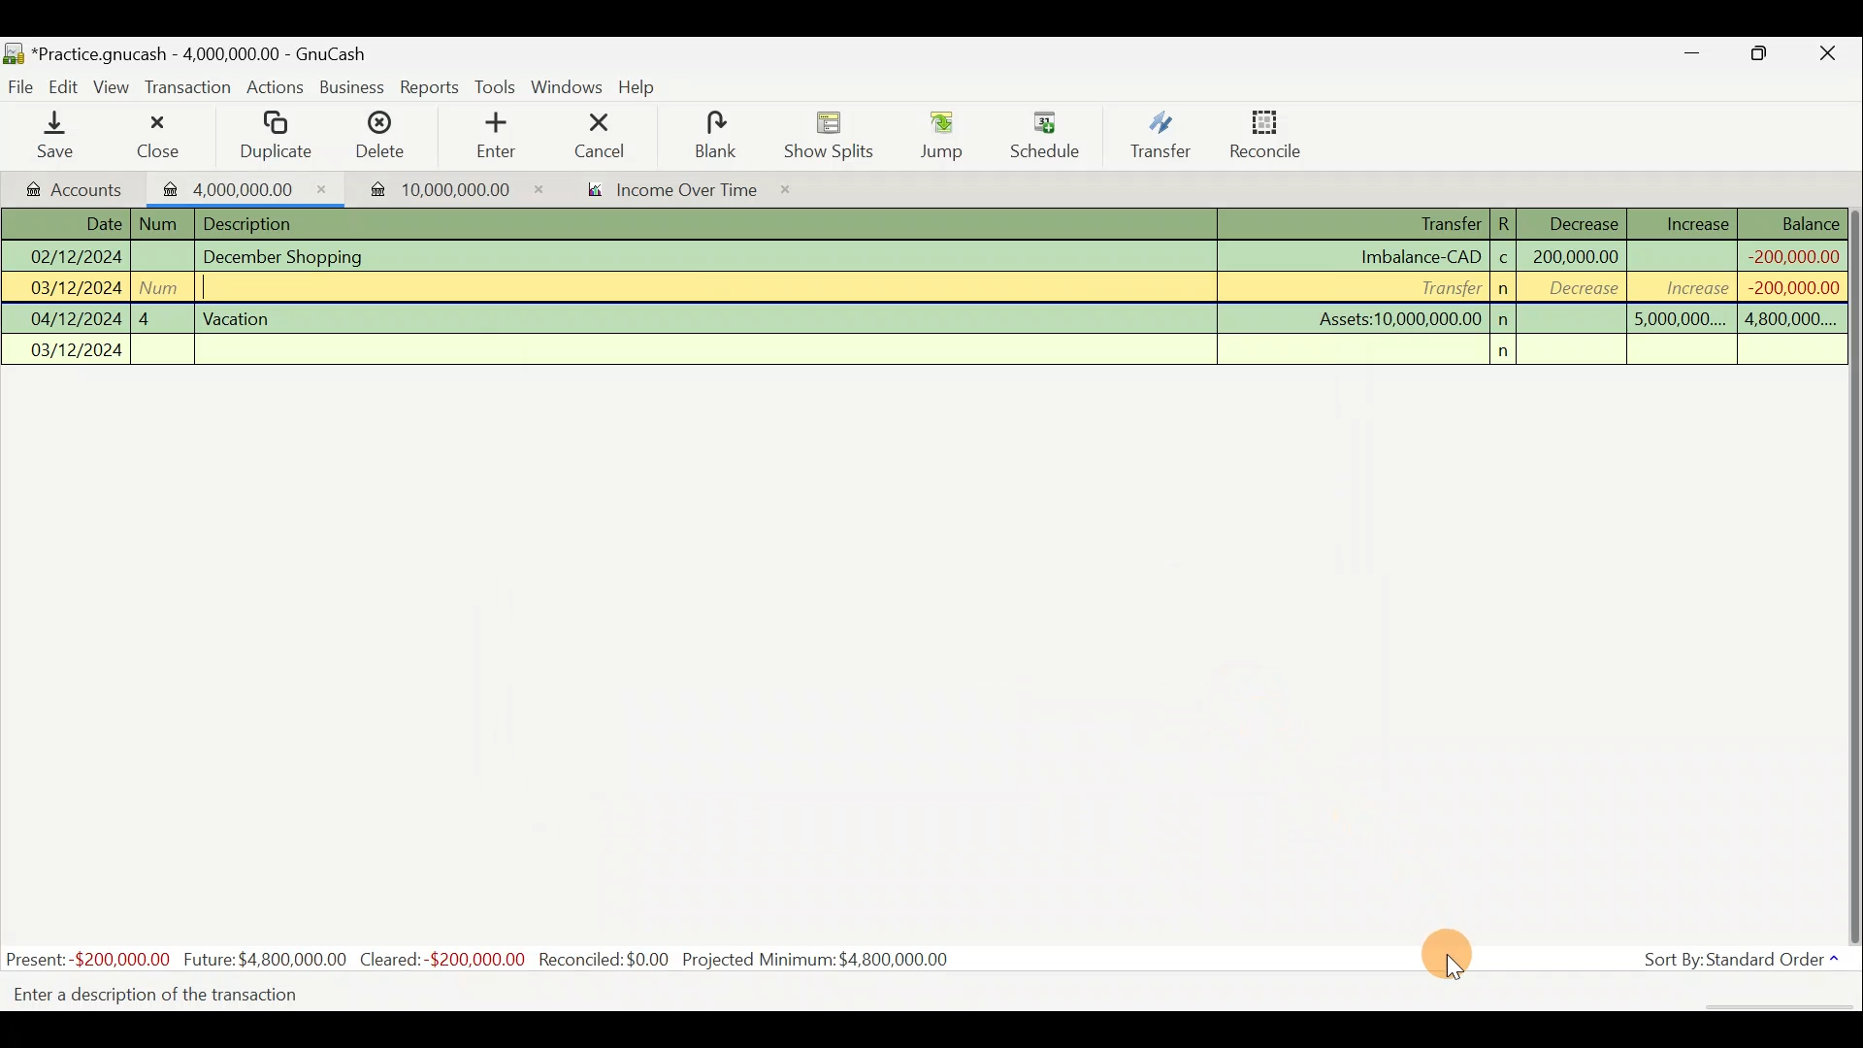 This screenshot has height=1048, width=1863. Describe the element at coordinates (161, 316) in the screenshot. I see `4` at that location.